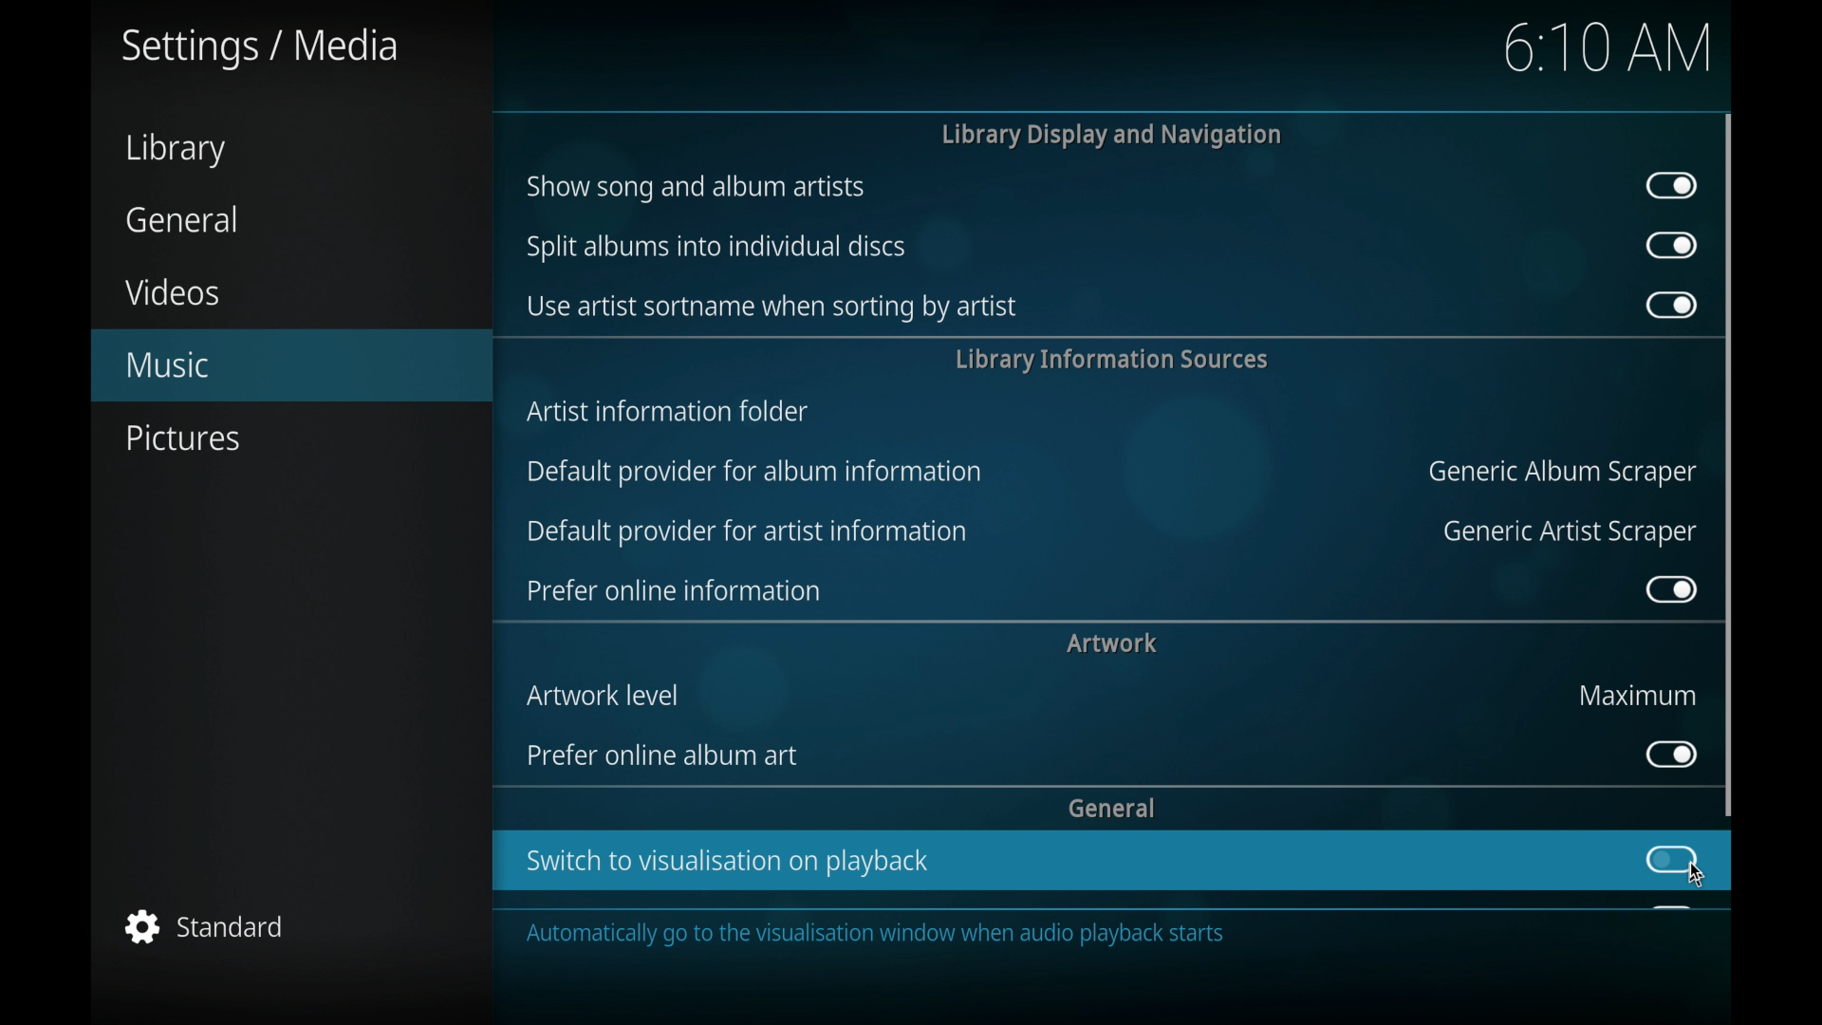  Describe the element at coordinates (1697, 880) in the screenshot. I see `cursor` at that location.